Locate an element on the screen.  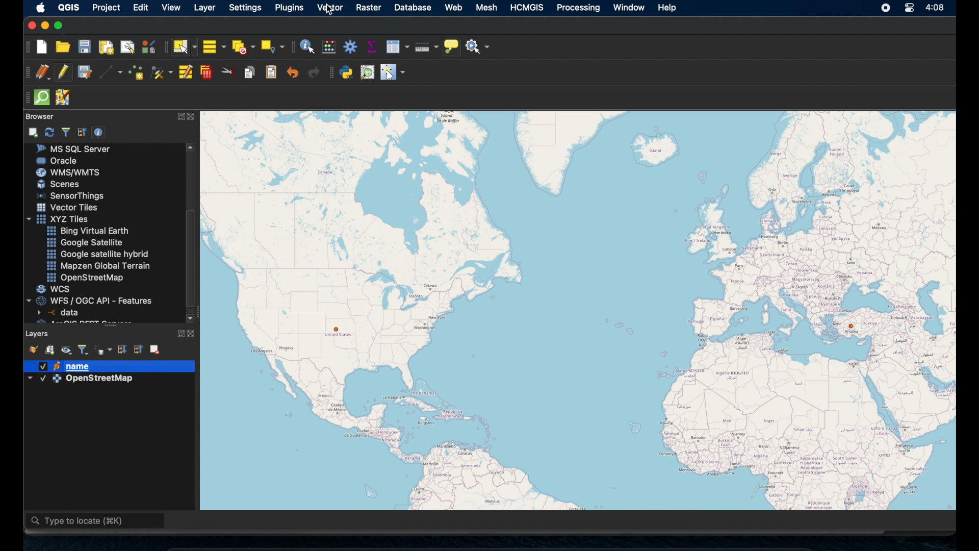
vector tiles is located at coordinates (68, 207).